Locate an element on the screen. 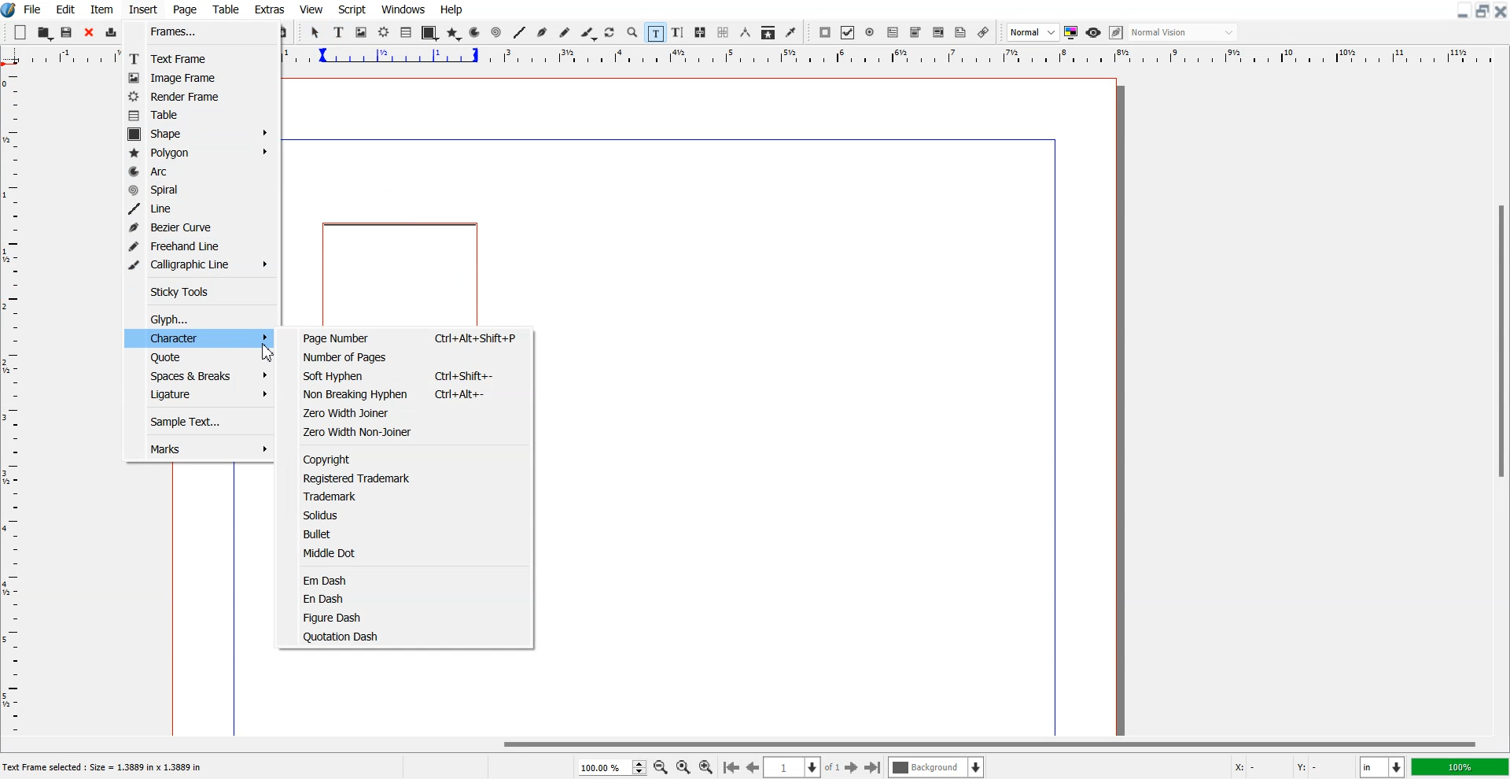  Preview mode is located at coordinates (1094, 32).